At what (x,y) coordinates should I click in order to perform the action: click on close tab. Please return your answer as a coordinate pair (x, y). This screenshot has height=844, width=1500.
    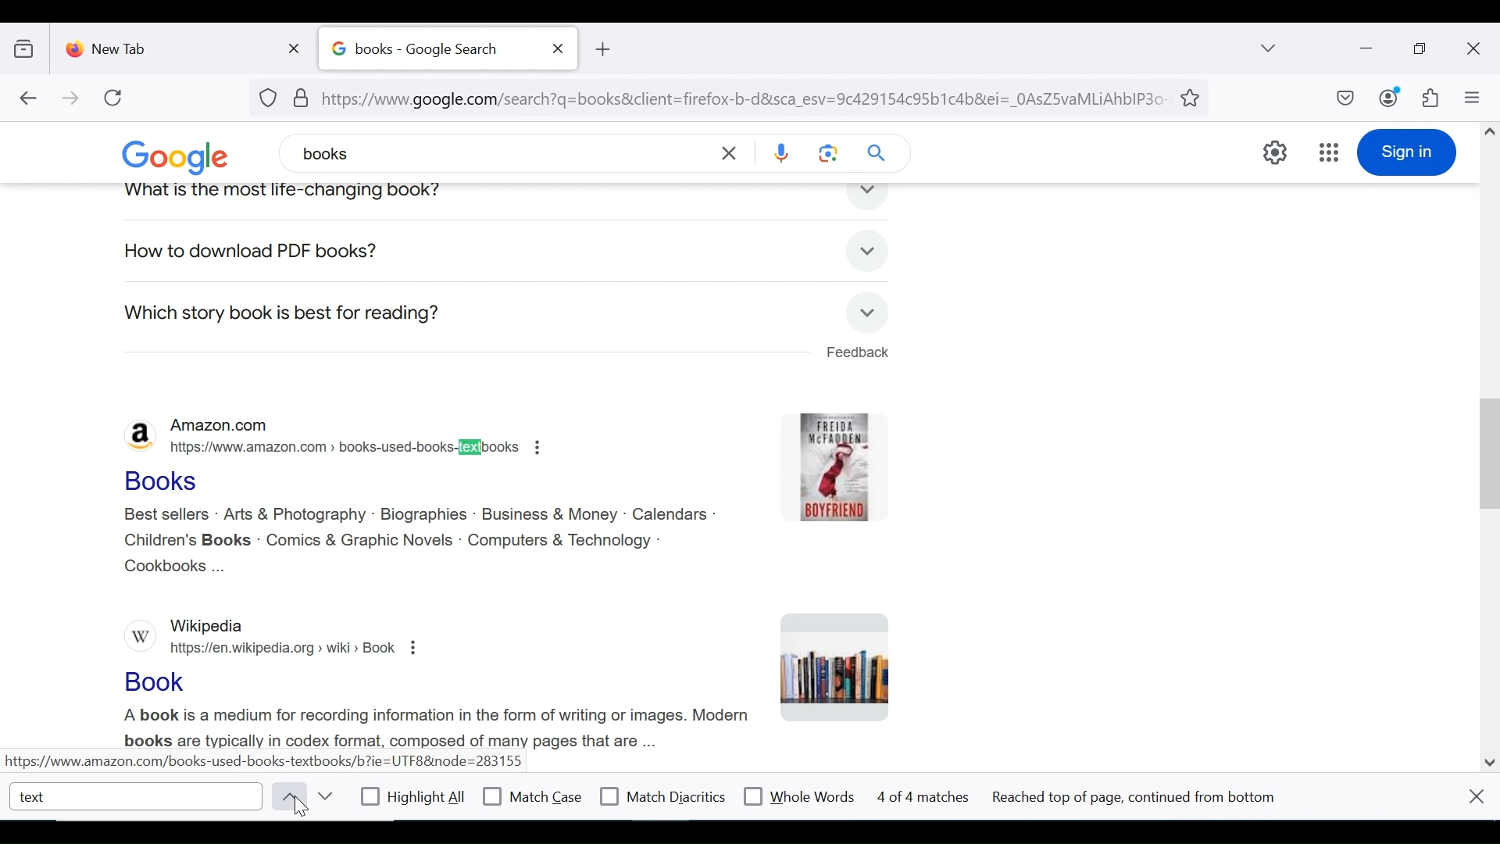
    Looking at the image, I should click on (559, 48).